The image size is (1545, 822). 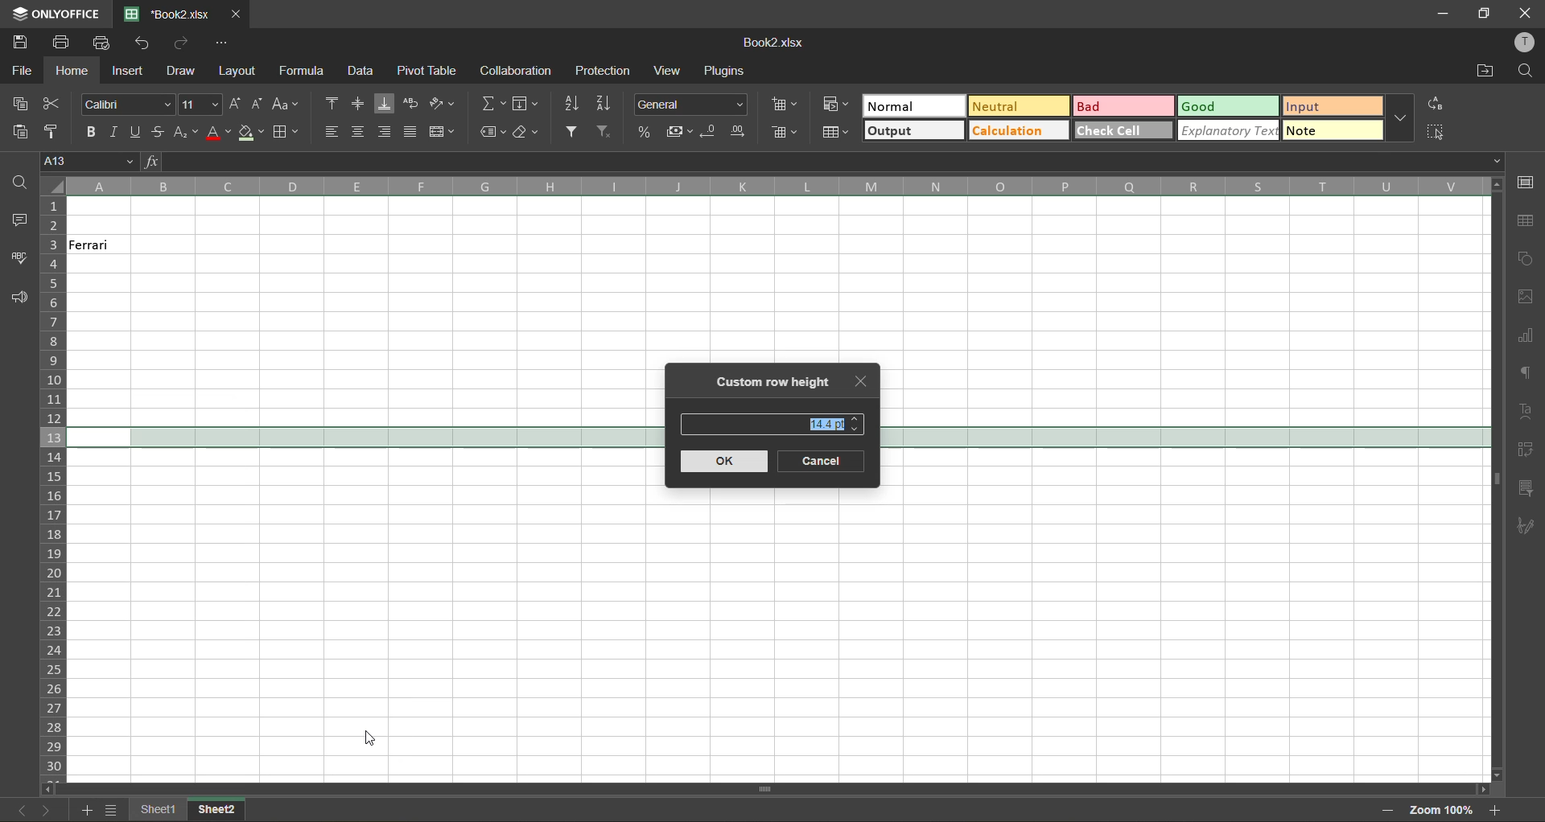 I want to click on sheet list, so click(x=116, y=812).